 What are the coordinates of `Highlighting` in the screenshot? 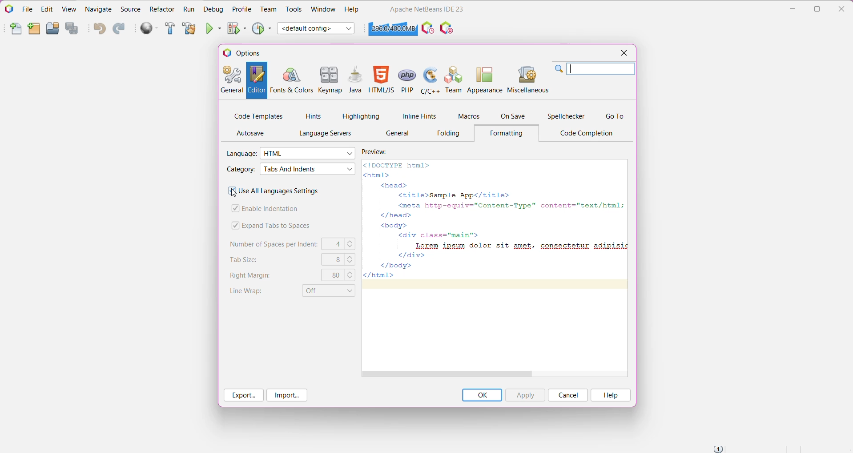 It's located at (361, 116).